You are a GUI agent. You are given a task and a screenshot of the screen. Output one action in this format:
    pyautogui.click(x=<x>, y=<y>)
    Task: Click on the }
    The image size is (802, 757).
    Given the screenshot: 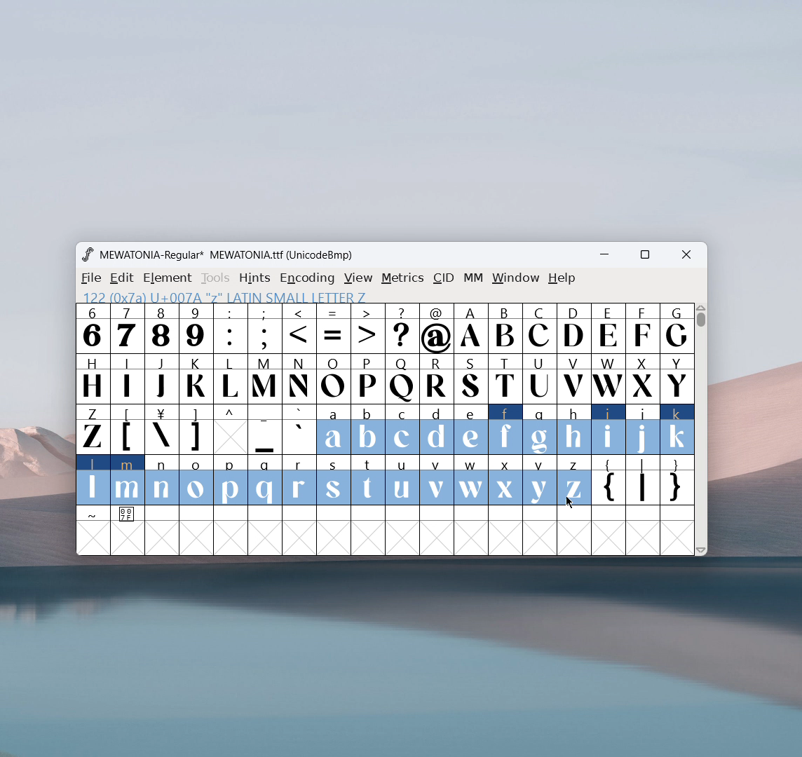 What is the action you would take?
    pyautogui.click(x=678, y=482)
    